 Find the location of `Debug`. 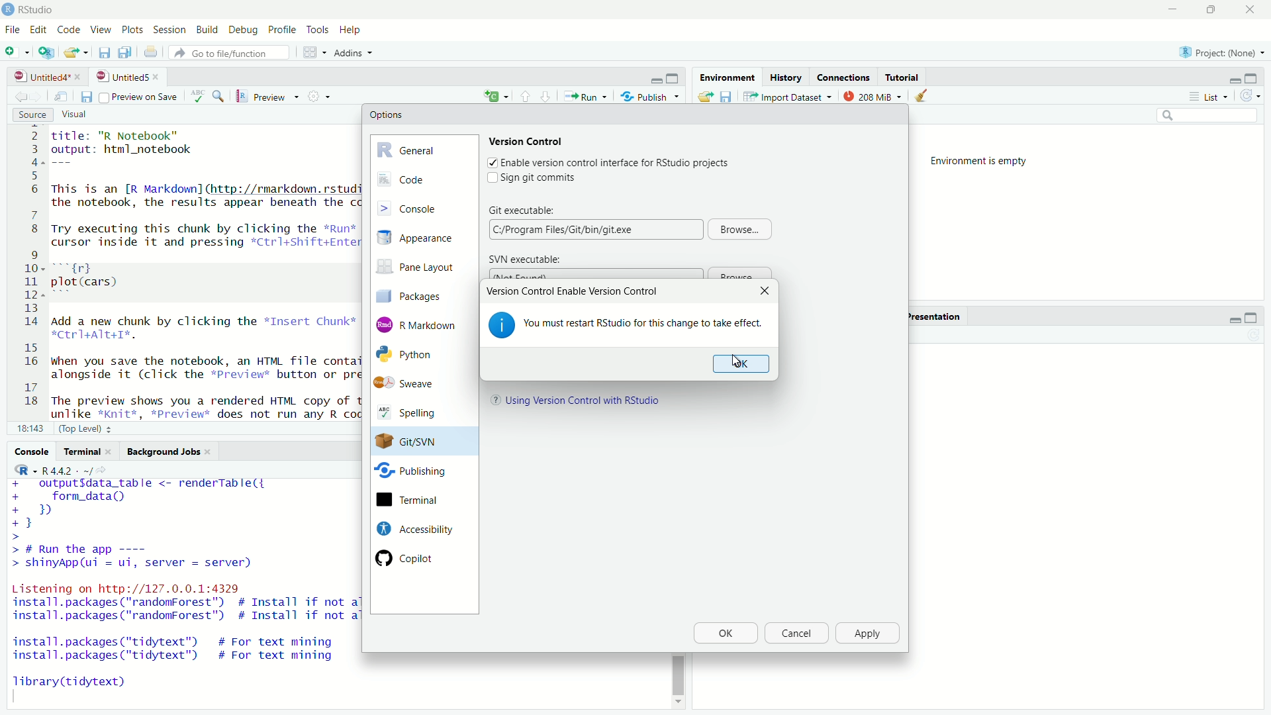

Debug is located at coordinates (244, 31).